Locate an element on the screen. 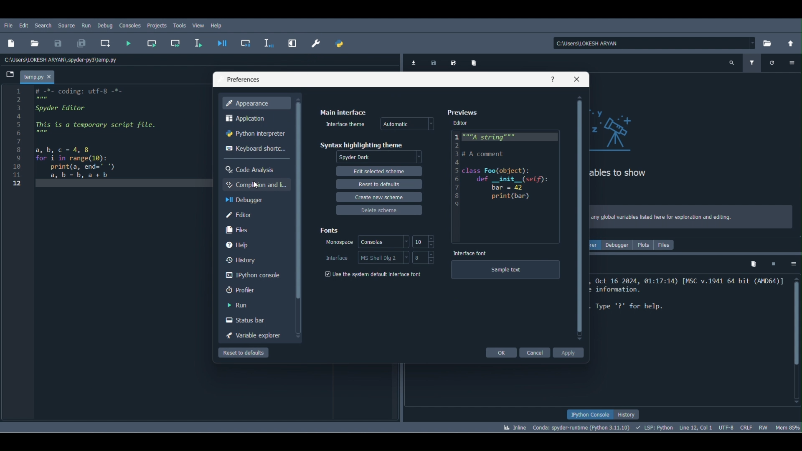 This screenshot has width=802, height=451. Files is located at coordinates (236, 229).